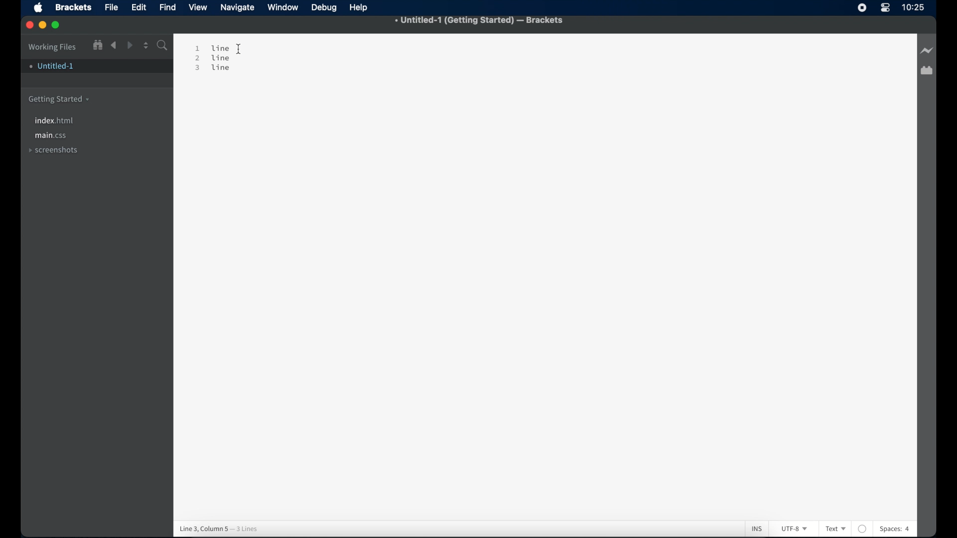 This screenshot has height=538, width=957. What do you see at coordinates (112, 7) in the screenshot?
I see `file` at bounding box center [112, 7].